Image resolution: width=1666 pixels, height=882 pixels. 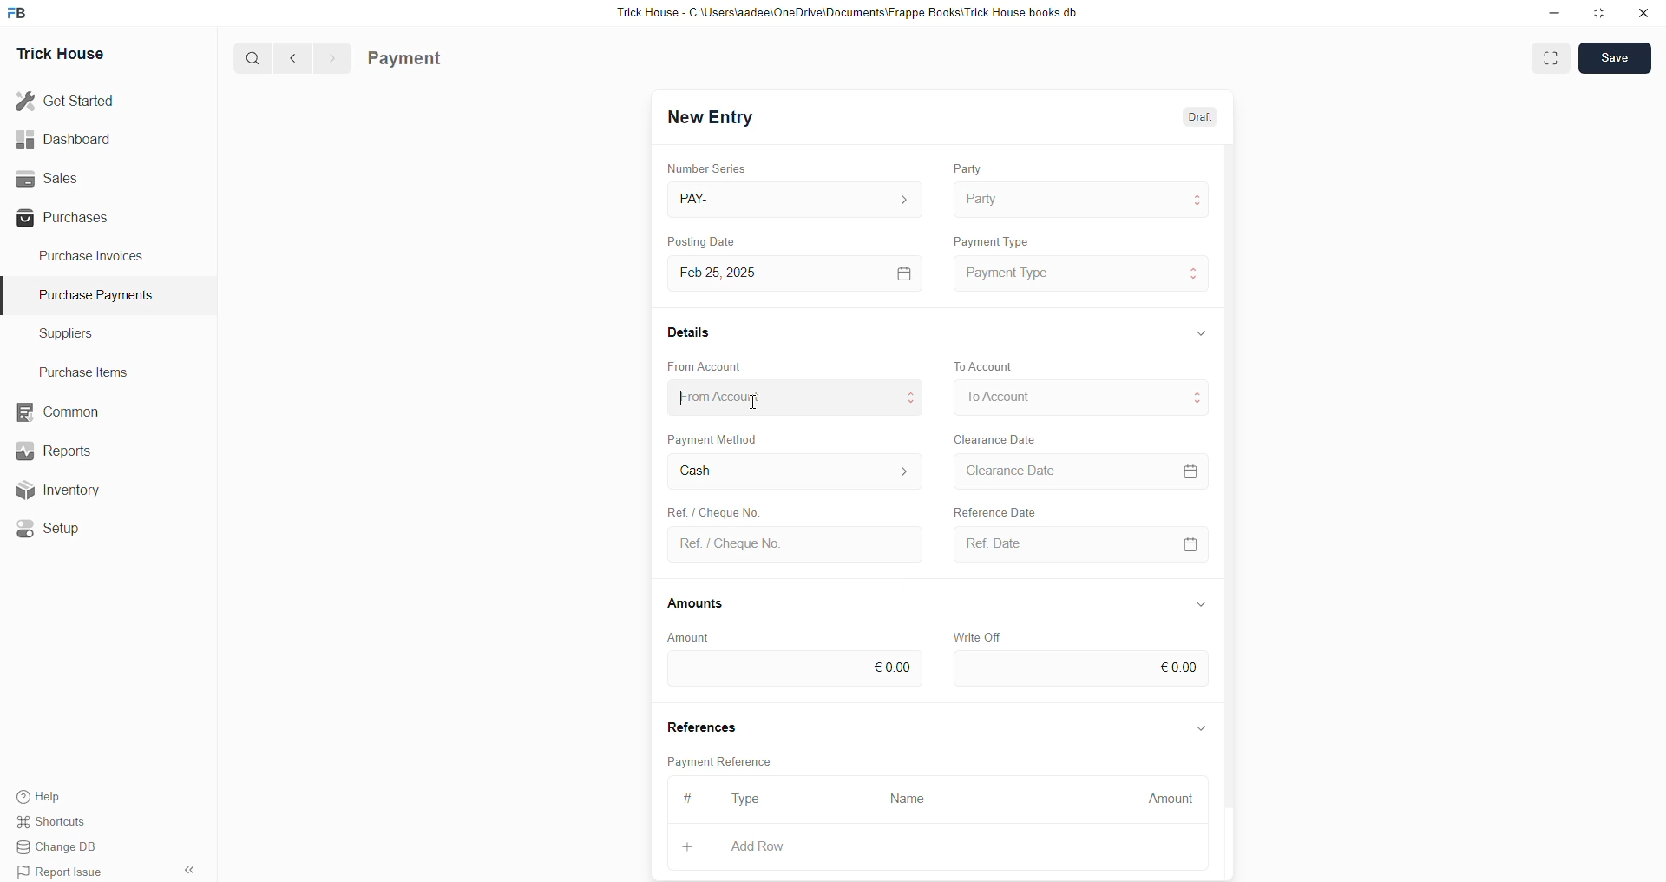 What do you see at coordinates (711, 365) in the screenshot?
I see `From Account` at bounding box center [711, 365].